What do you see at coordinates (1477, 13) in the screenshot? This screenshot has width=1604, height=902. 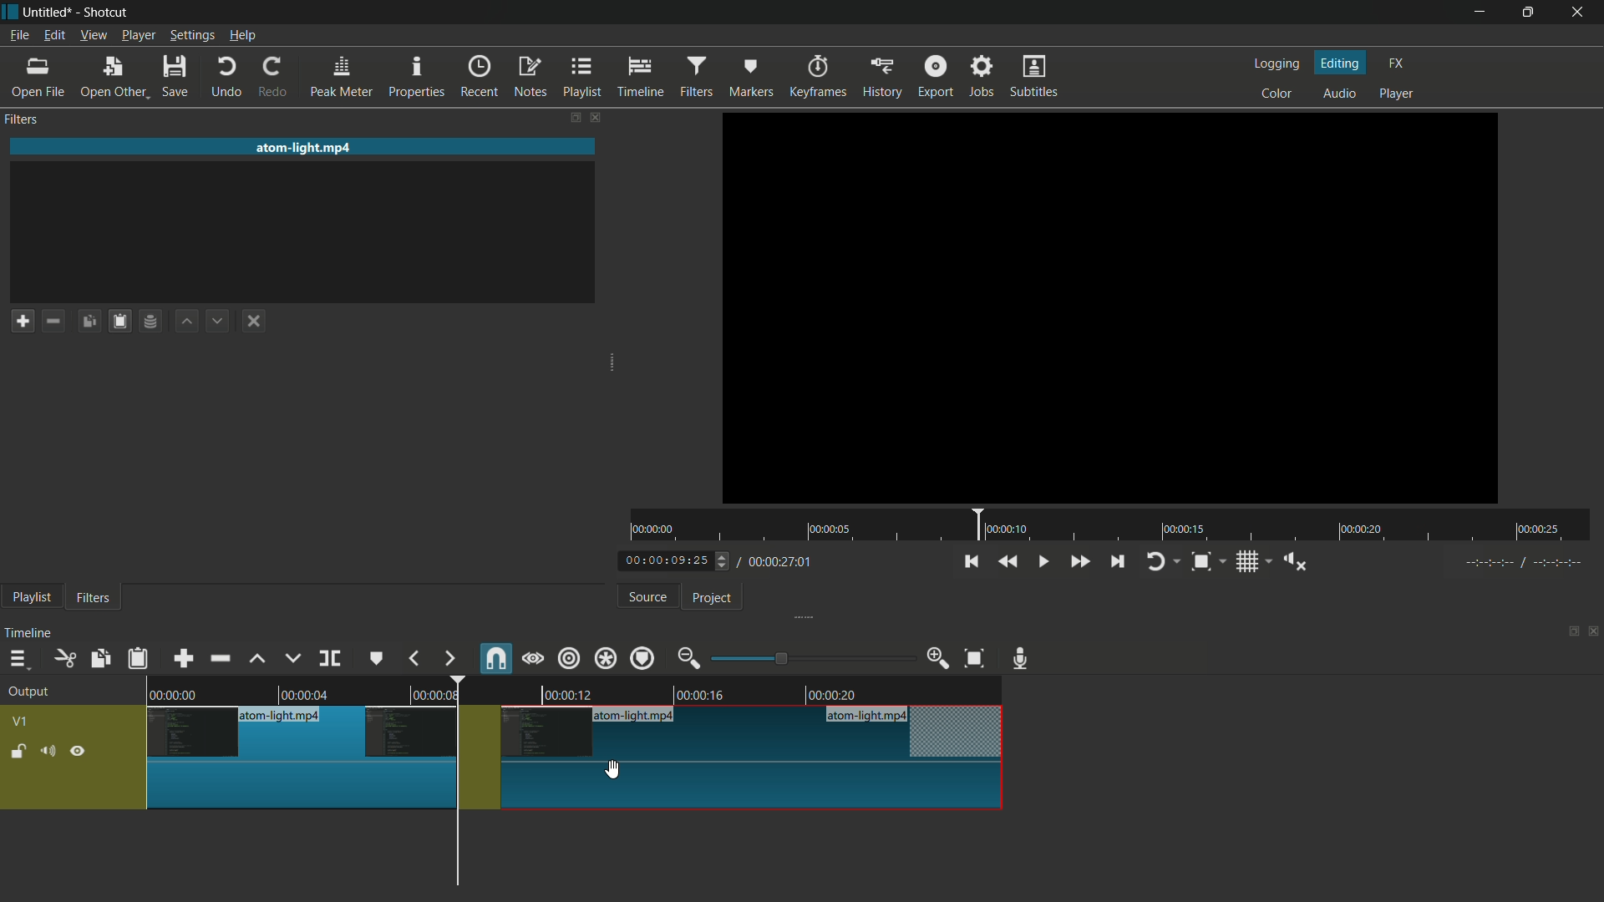 I see `minimize` at bounding box center [1477, 13].